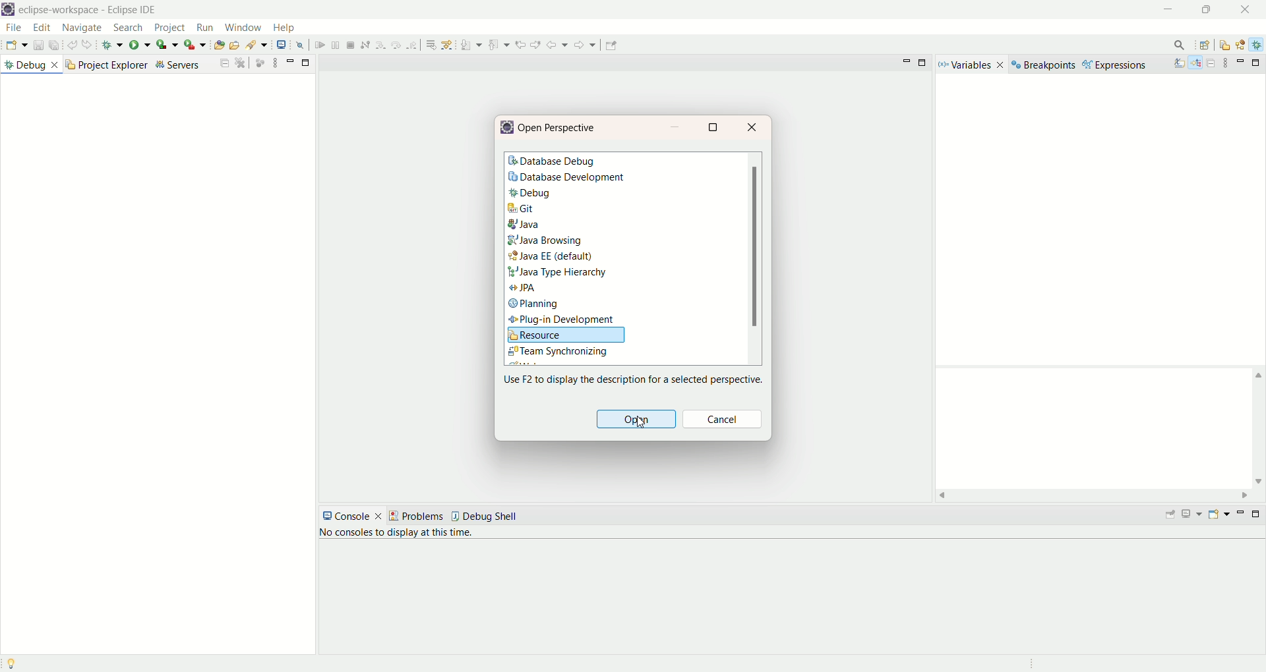 This screenshot has height=672, width=1266. Describe the element at coordinates (553, 162) in the screenshot. I see `database debug` at that location.